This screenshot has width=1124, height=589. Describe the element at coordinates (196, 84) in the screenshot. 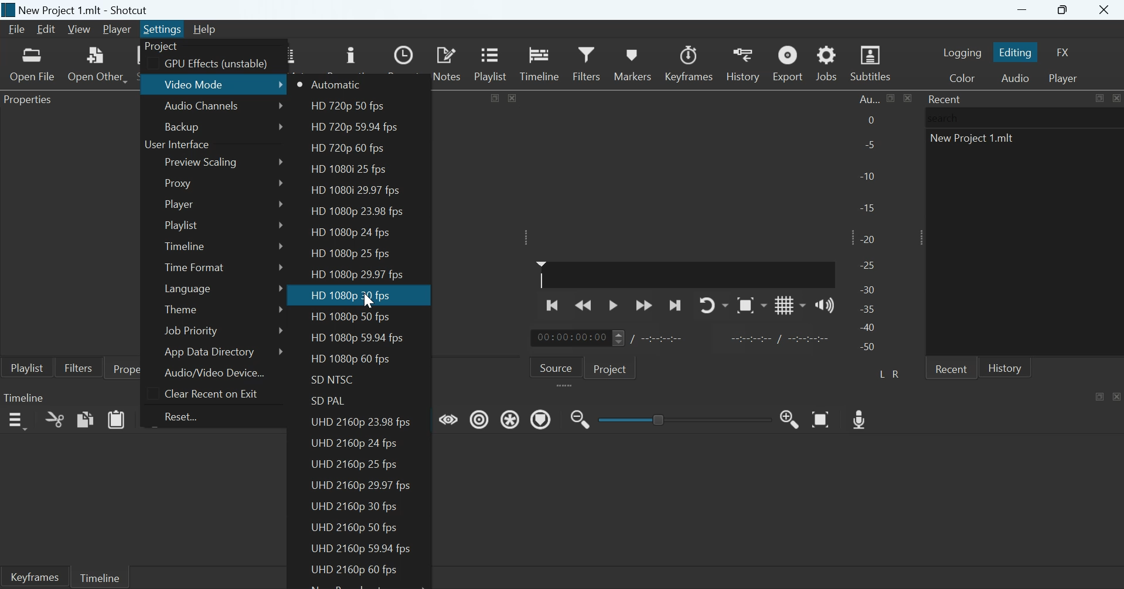

I see `Video mode` at that location.